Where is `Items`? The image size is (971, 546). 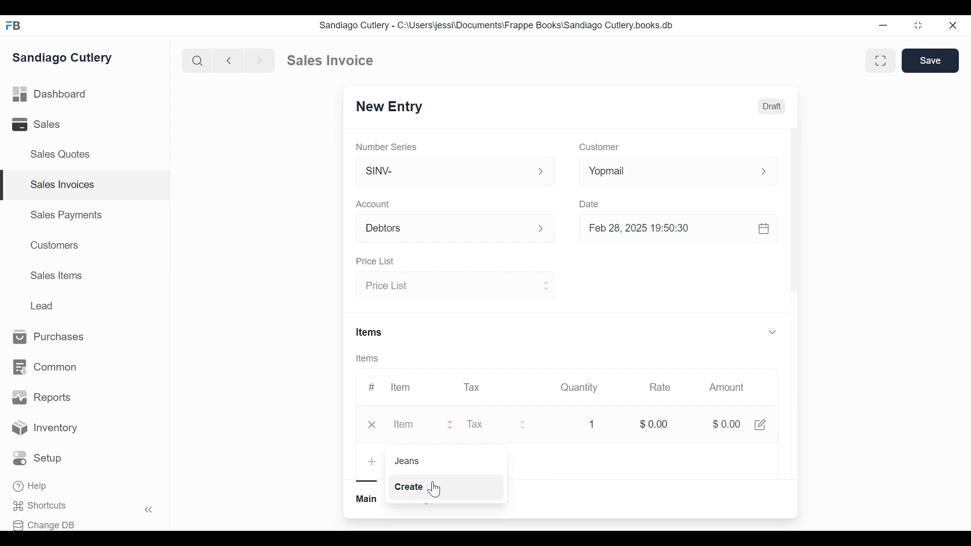
Items is located at coordinates (368, 358).